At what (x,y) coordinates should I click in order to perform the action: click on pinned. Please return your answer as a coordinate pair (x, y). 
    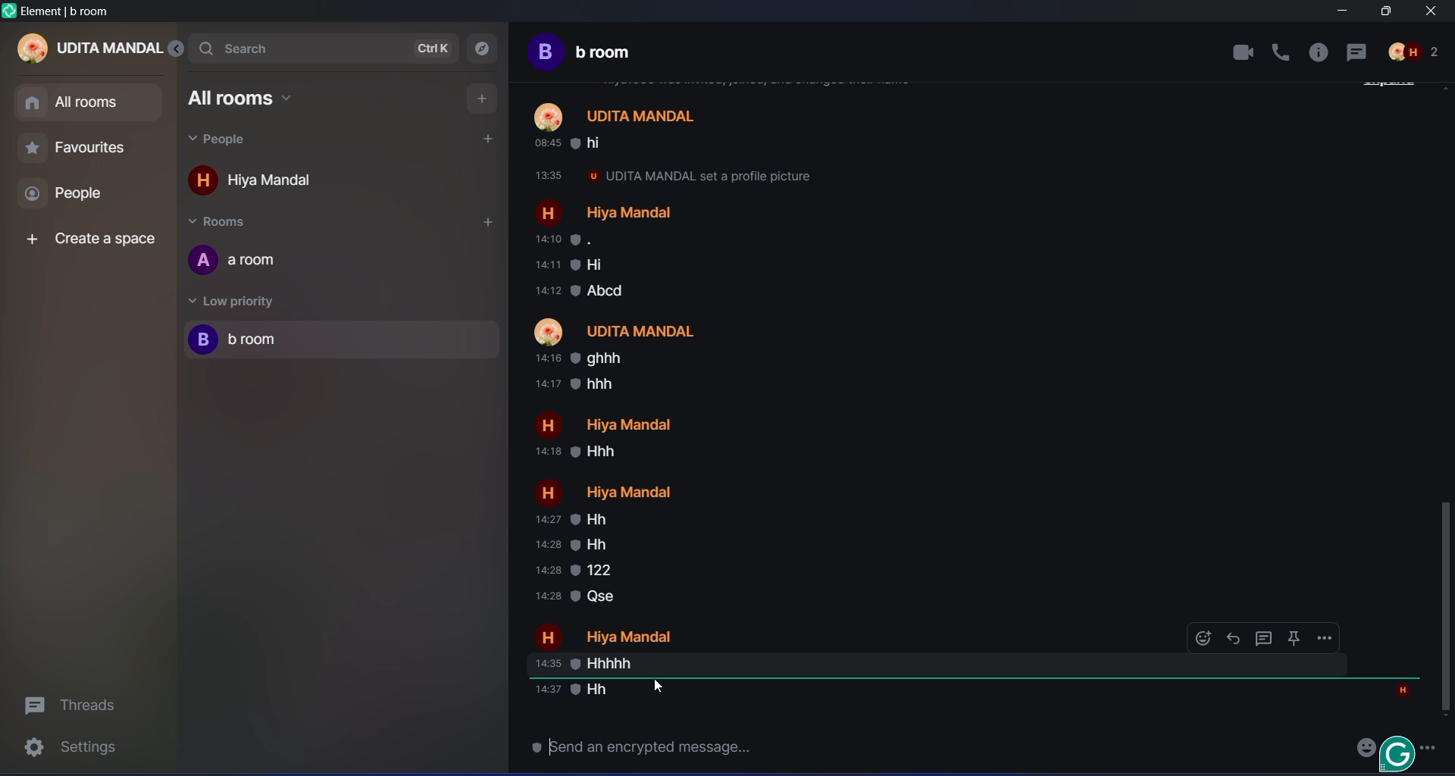
    Looking at the image, I should click on (1295, 638).